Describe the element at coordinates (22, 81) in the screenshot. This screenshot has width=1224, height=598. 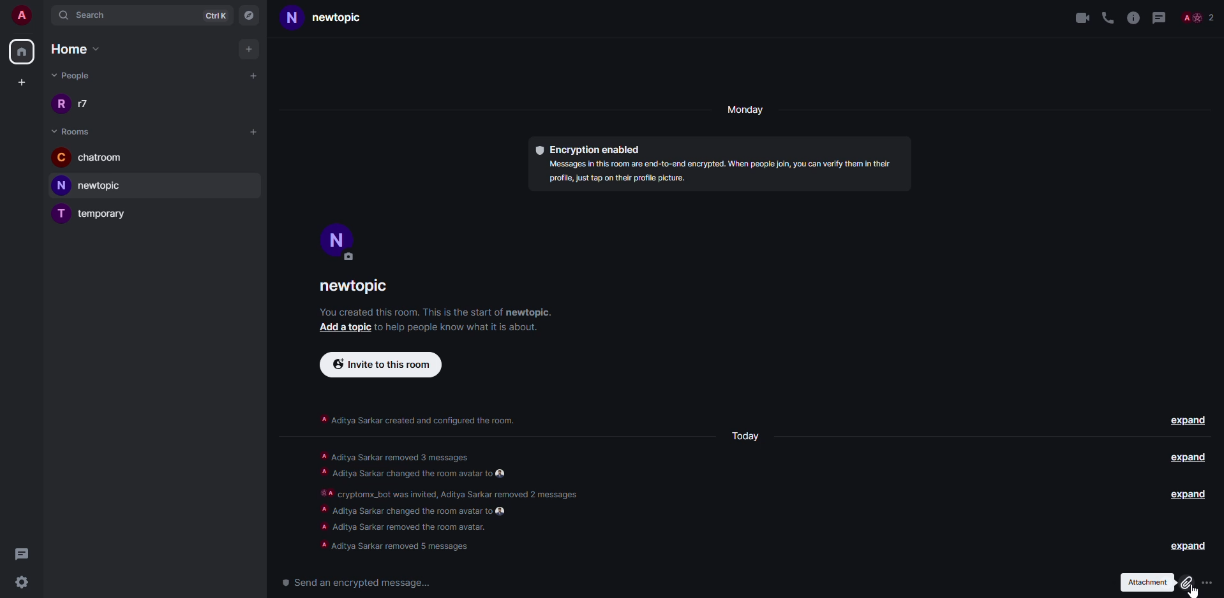
I see `create space` at that location.